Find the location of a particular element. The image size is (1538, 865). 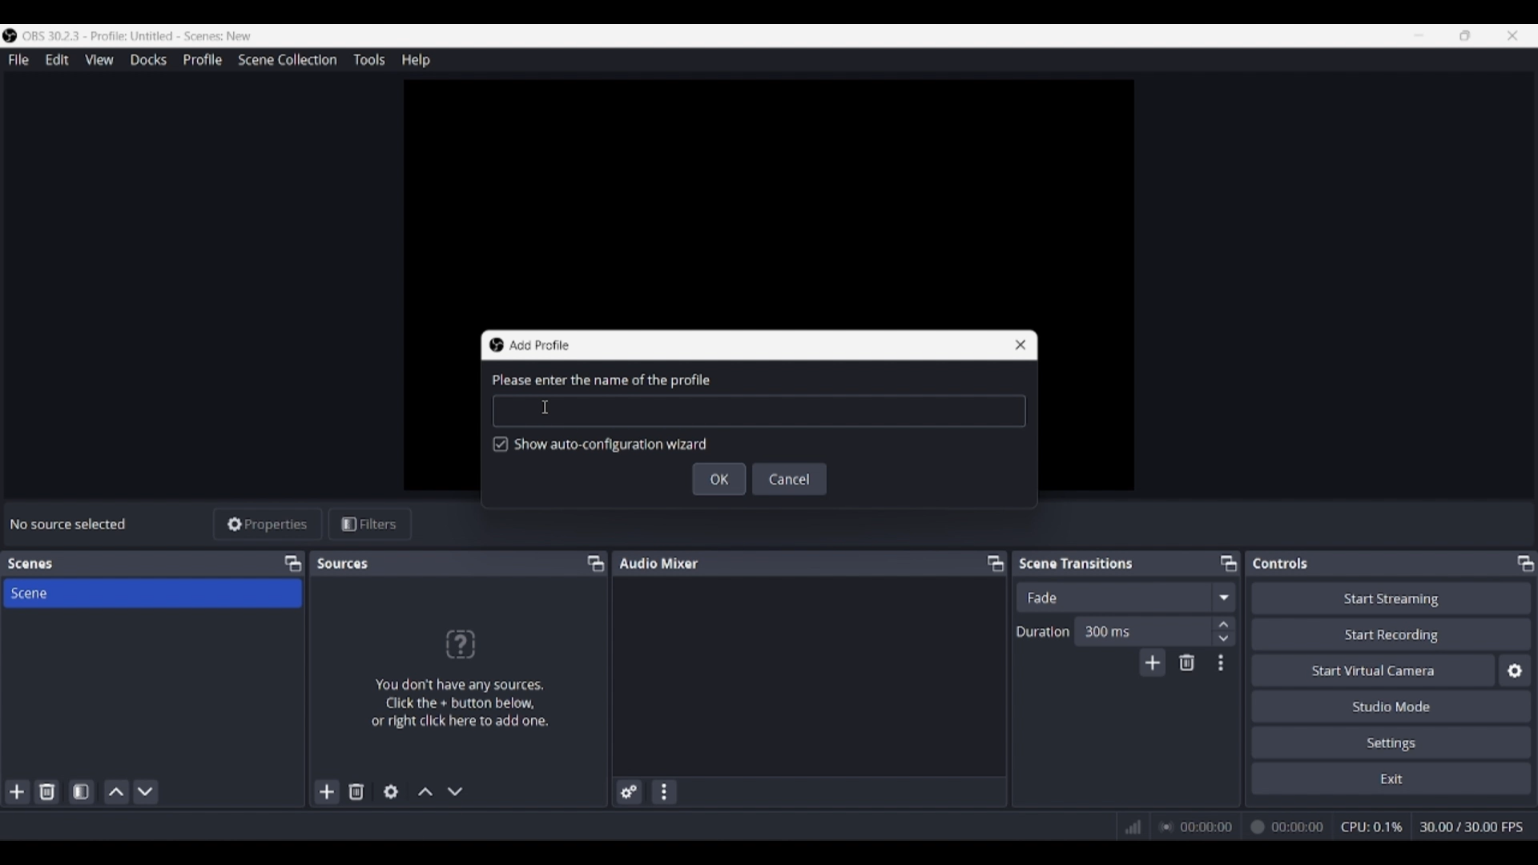

Properties is located at coordinates (268, 525).